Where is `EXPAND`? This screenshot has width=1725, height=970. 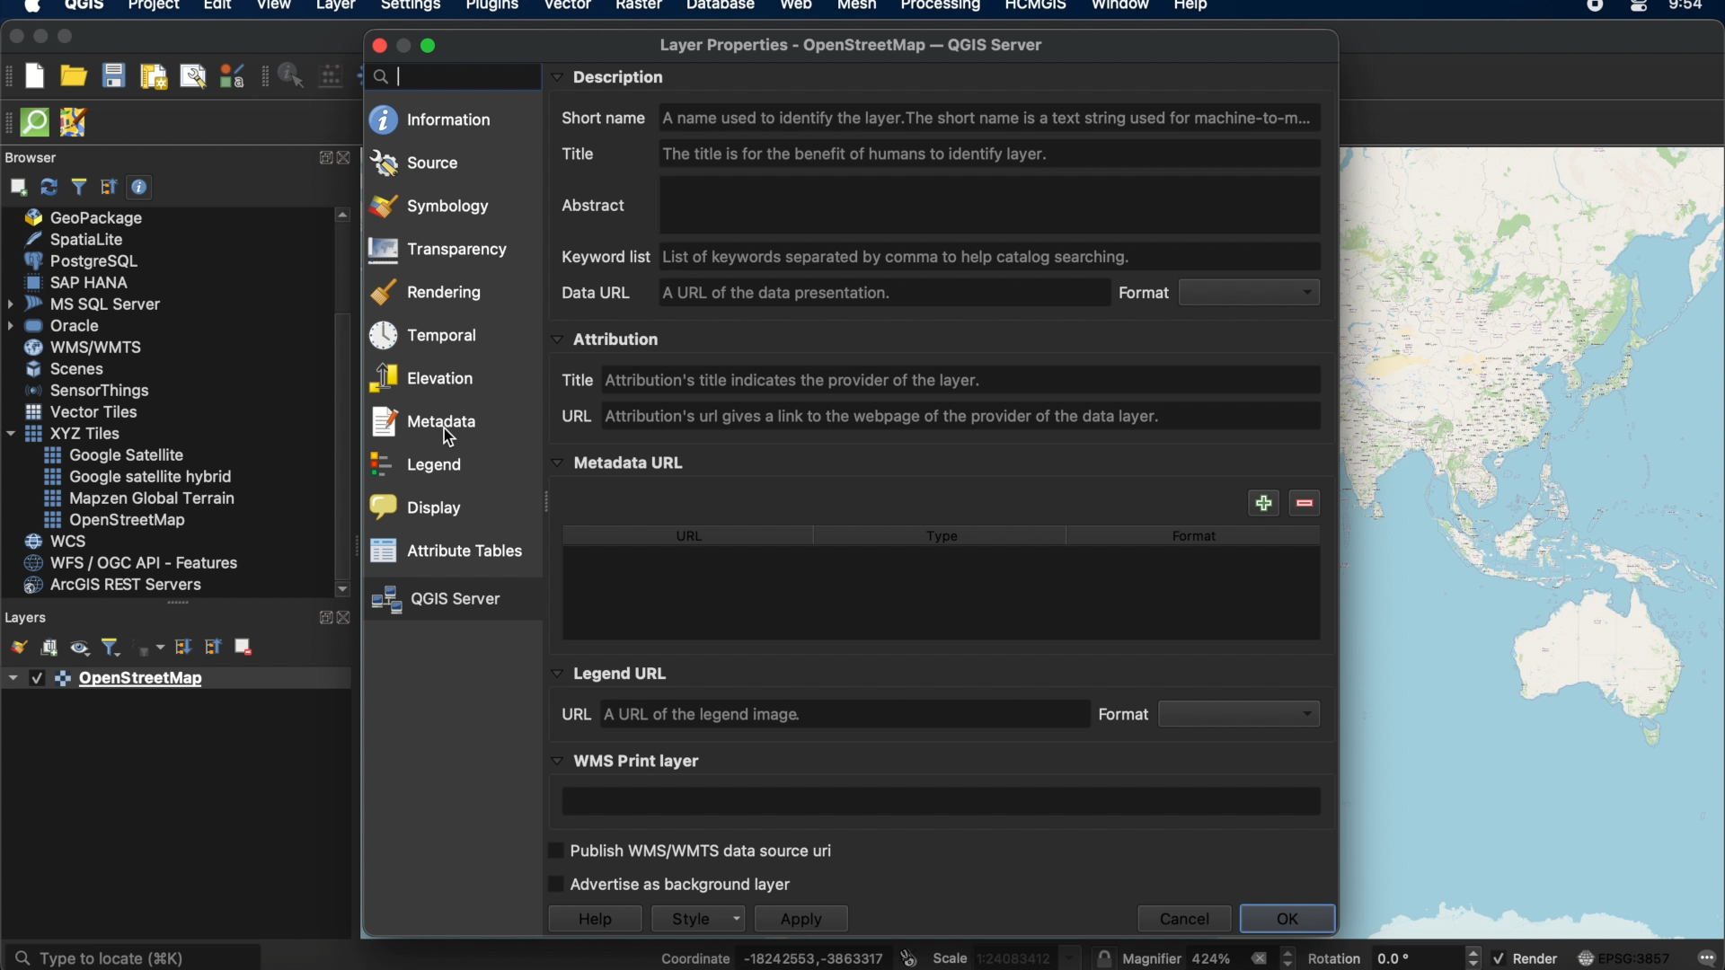 EXPAND is located at coordinates (323, 158).